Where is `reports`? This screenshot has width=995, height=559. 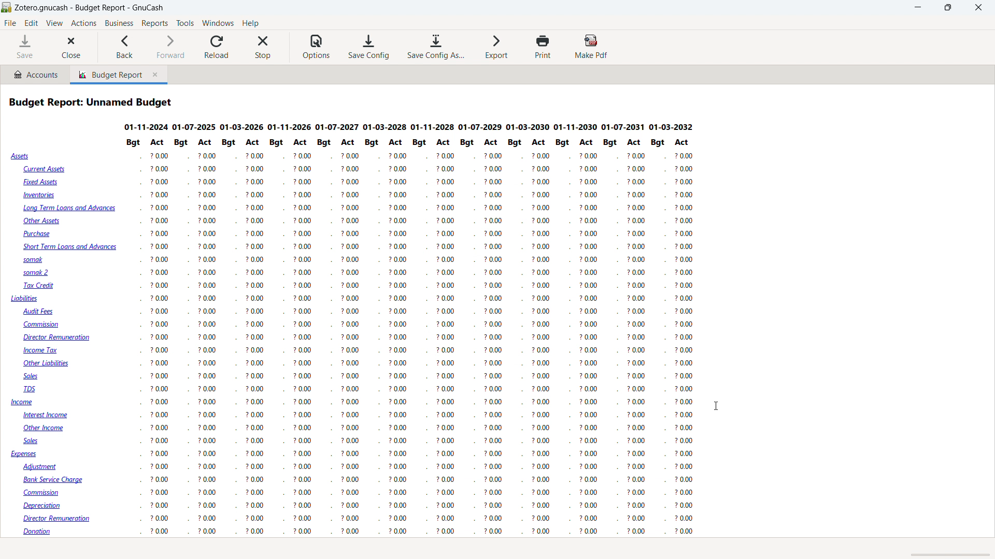 reports is located at coordinates (154, 23).